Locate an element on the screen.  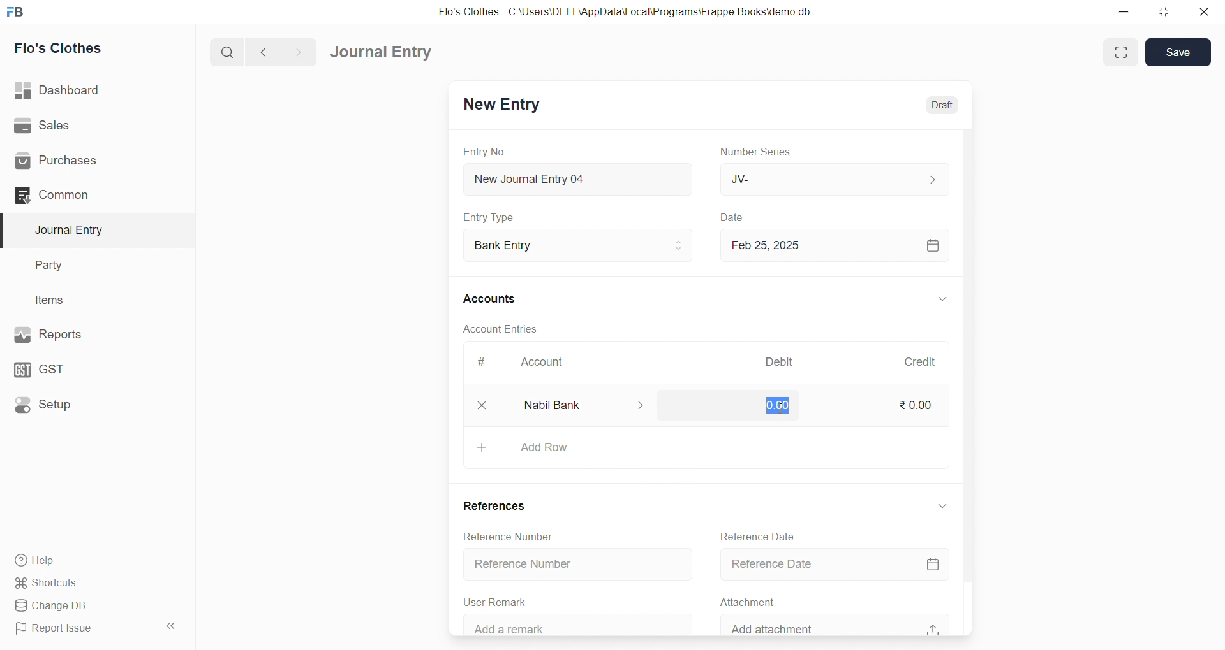
JV- is located at coordinates (832, 178).